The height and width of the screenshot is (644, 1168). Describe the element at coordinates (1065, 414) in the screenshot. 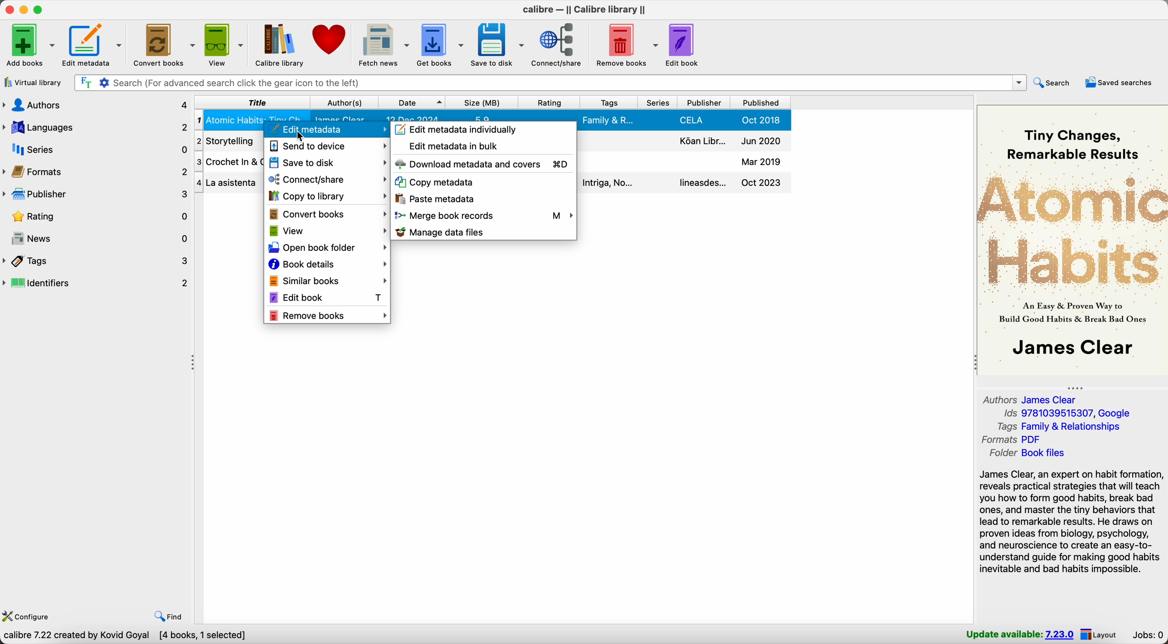

I see `Ids` at that location.